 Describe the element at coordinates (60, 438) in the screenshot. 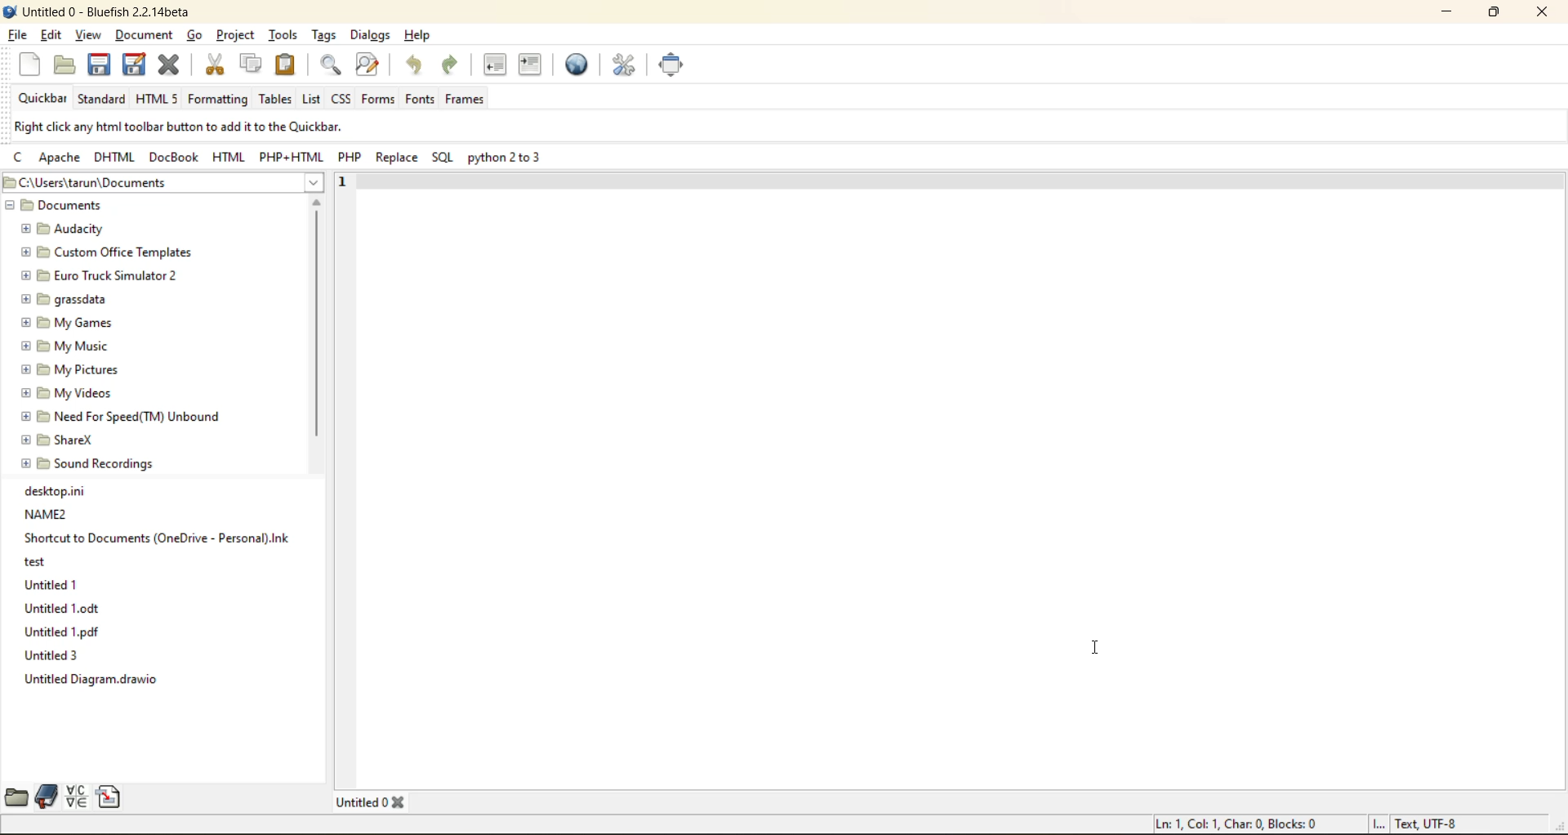

I see `® EB ShareX` at that location.